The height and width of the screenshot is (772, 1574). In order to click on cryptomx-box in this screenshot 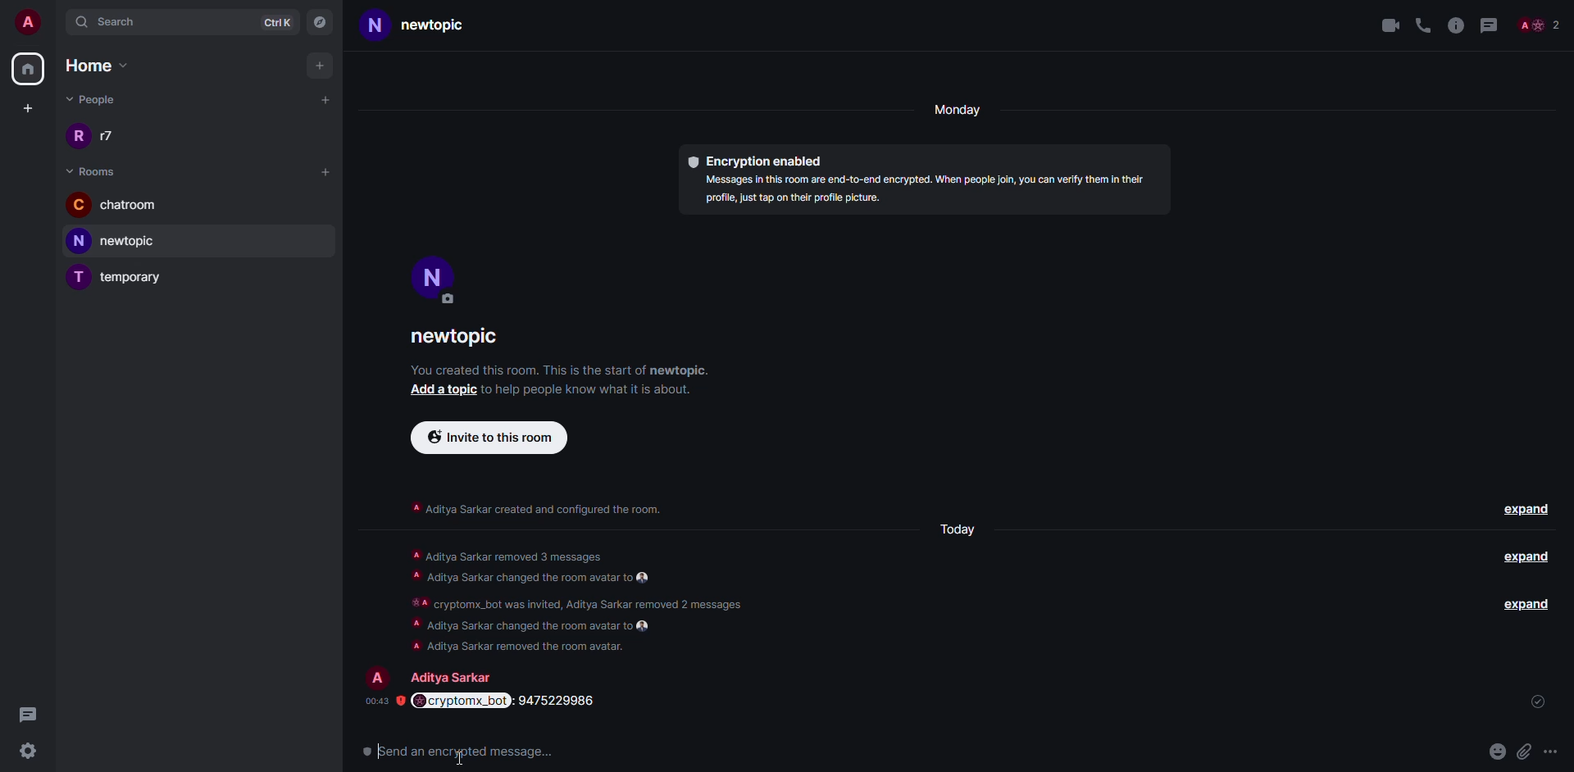, I will do `click(461, 699)`.